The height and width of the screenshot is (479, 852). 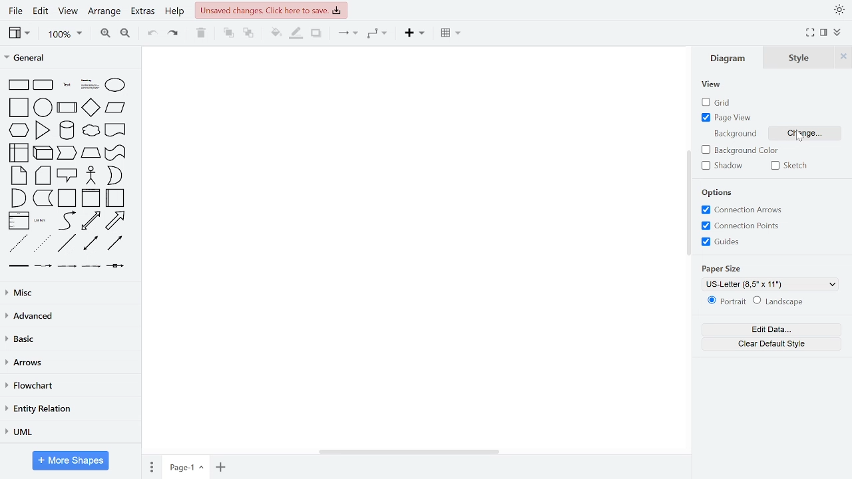 I want to click on basic, so click(x=70, y=339).